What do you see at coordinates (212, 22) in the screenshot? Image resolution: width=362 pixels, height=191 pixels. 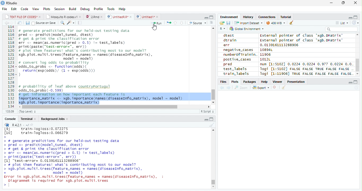 I see `Show Document Outline` at bounding box center [212, 22].